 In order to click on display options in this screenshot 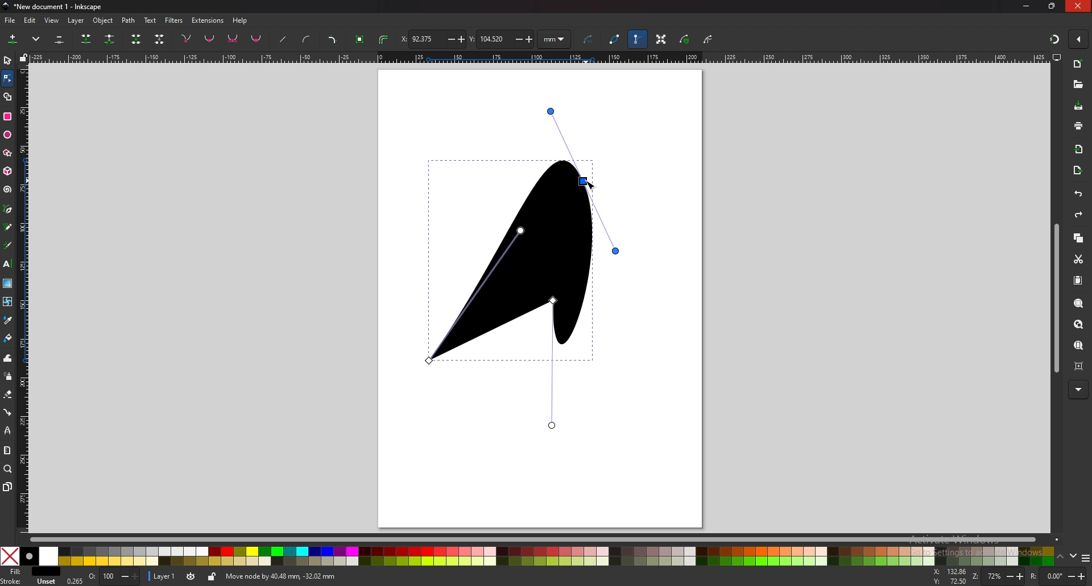, I will do `click(1057, 57)`.